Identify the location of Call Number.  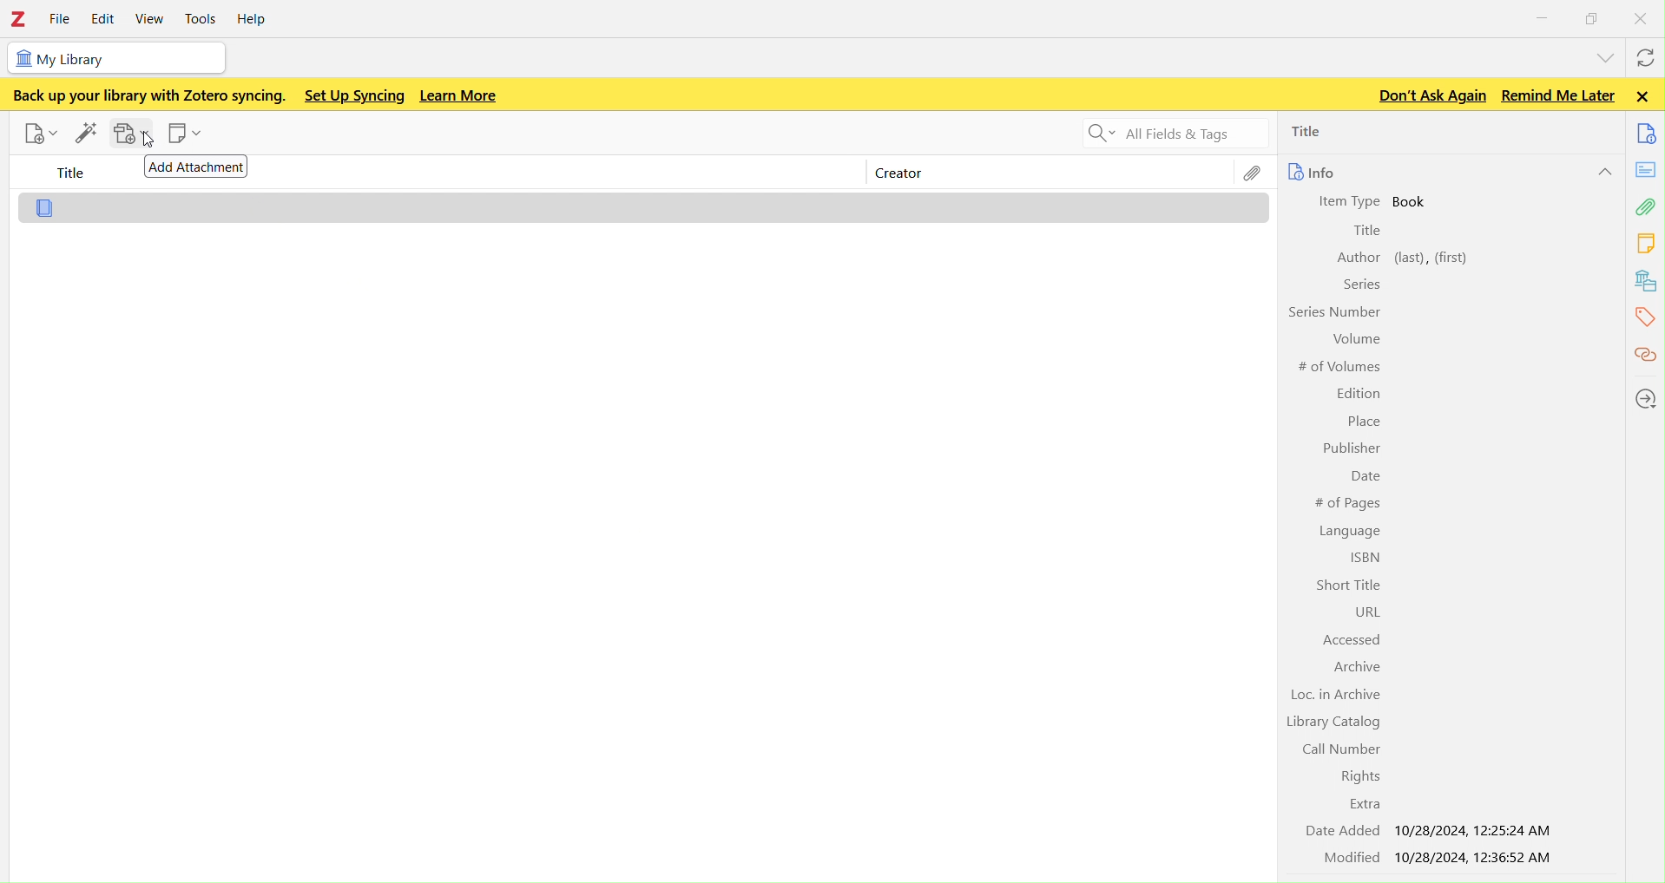
(1343, 748).